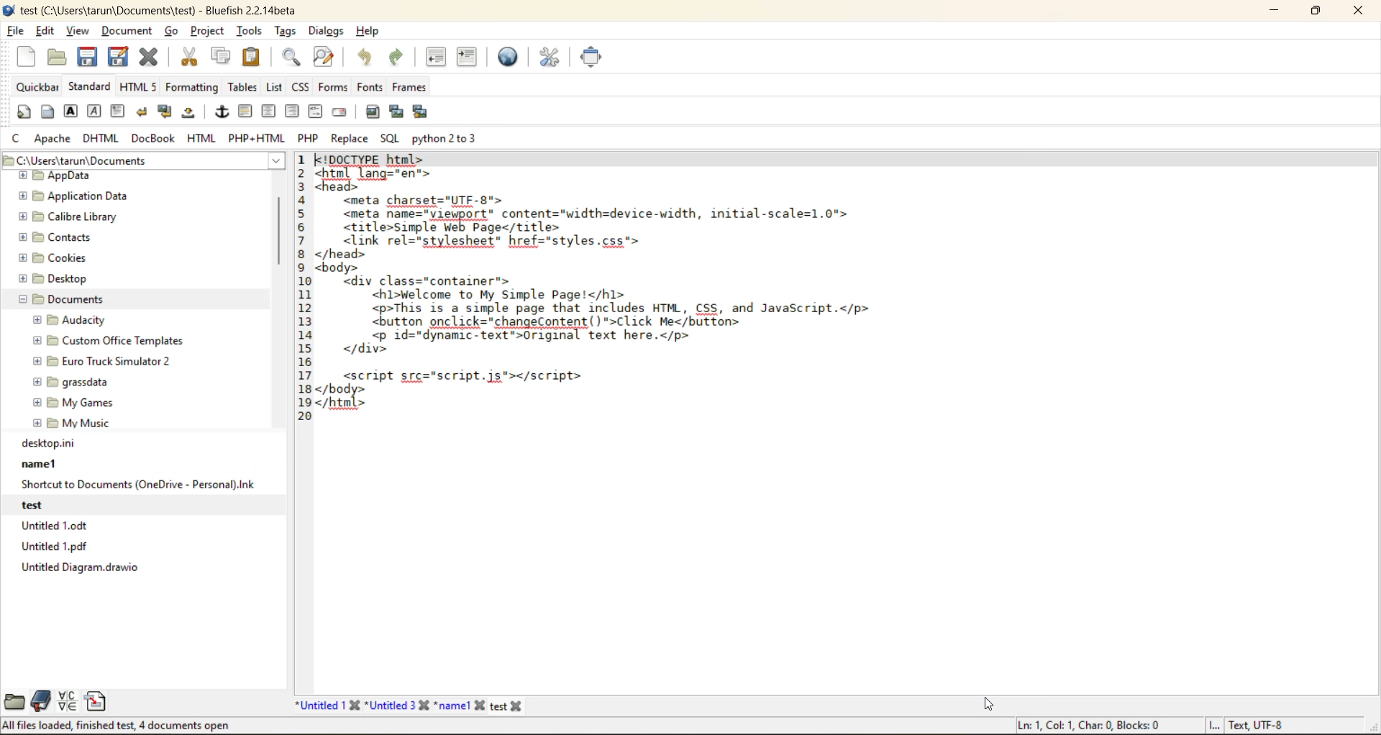  Describe the element at coordinates (324, 58) in the screenshot. I see `find and replace` at that location.